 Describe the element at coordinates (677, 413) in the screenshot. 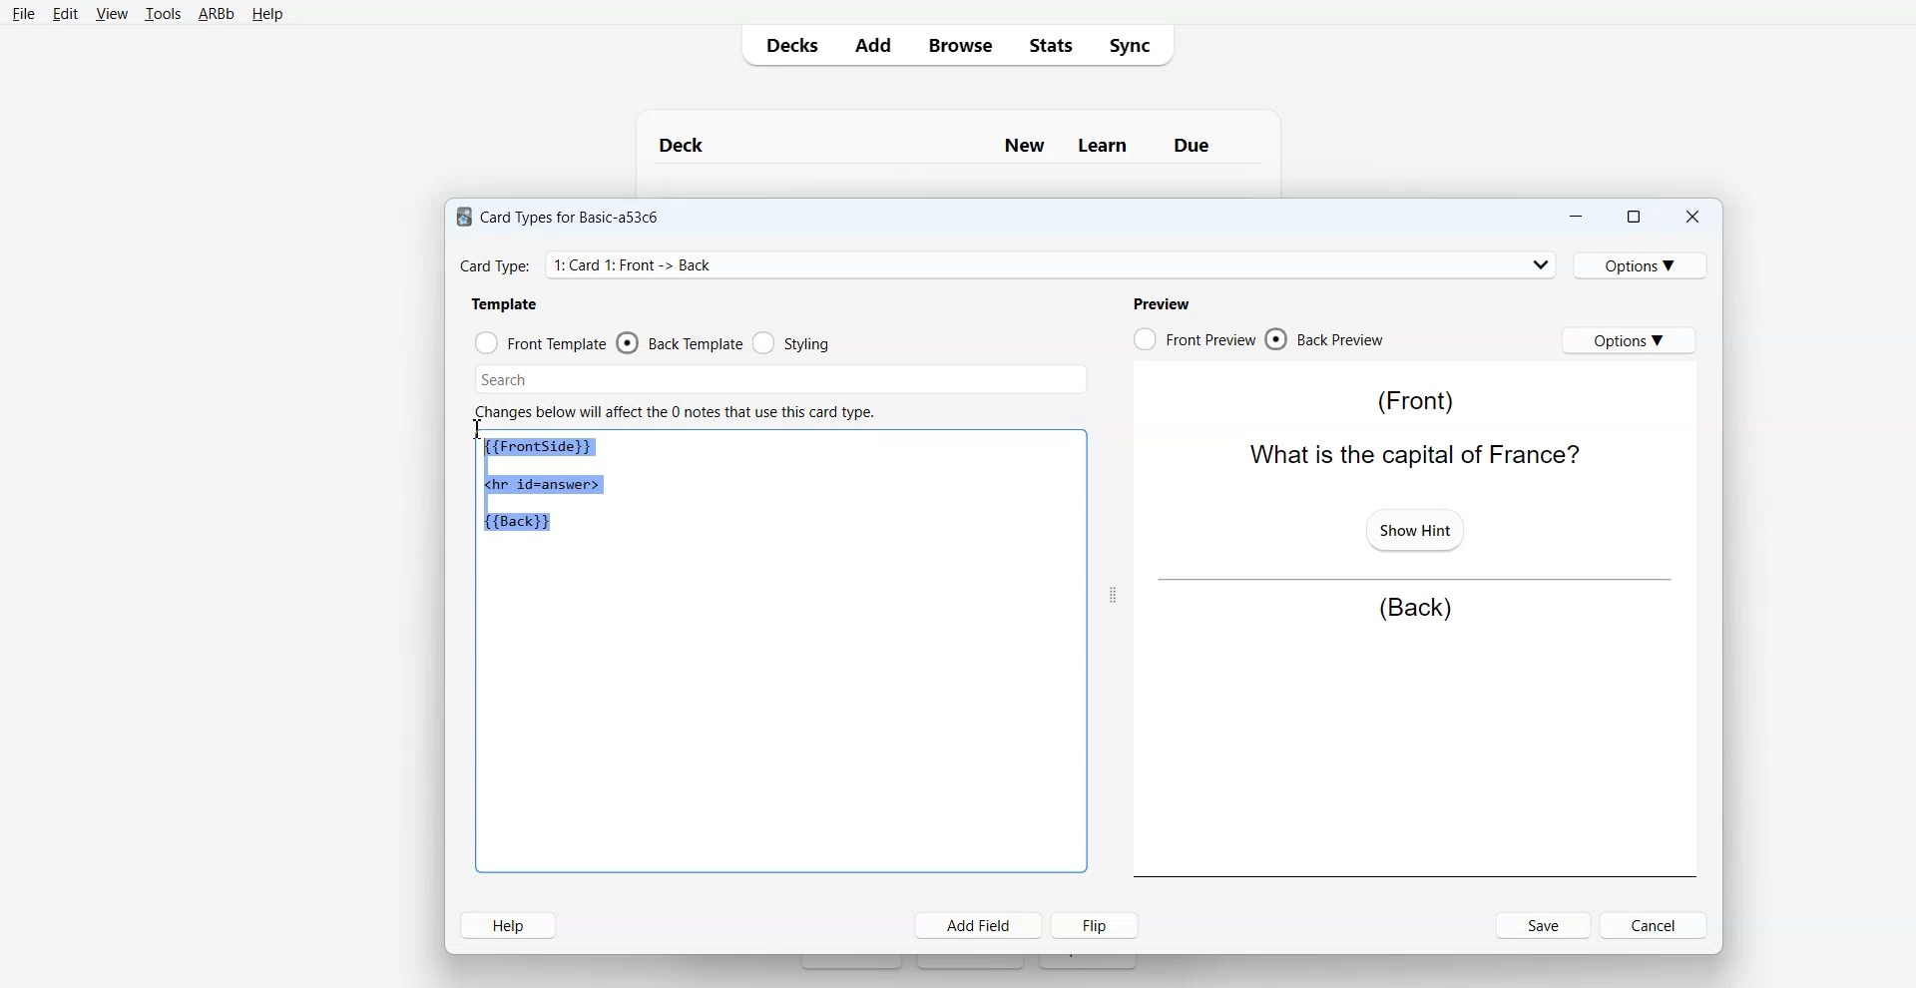

I see `Changes below will affect the 0 notes that use this card type.` at that location.